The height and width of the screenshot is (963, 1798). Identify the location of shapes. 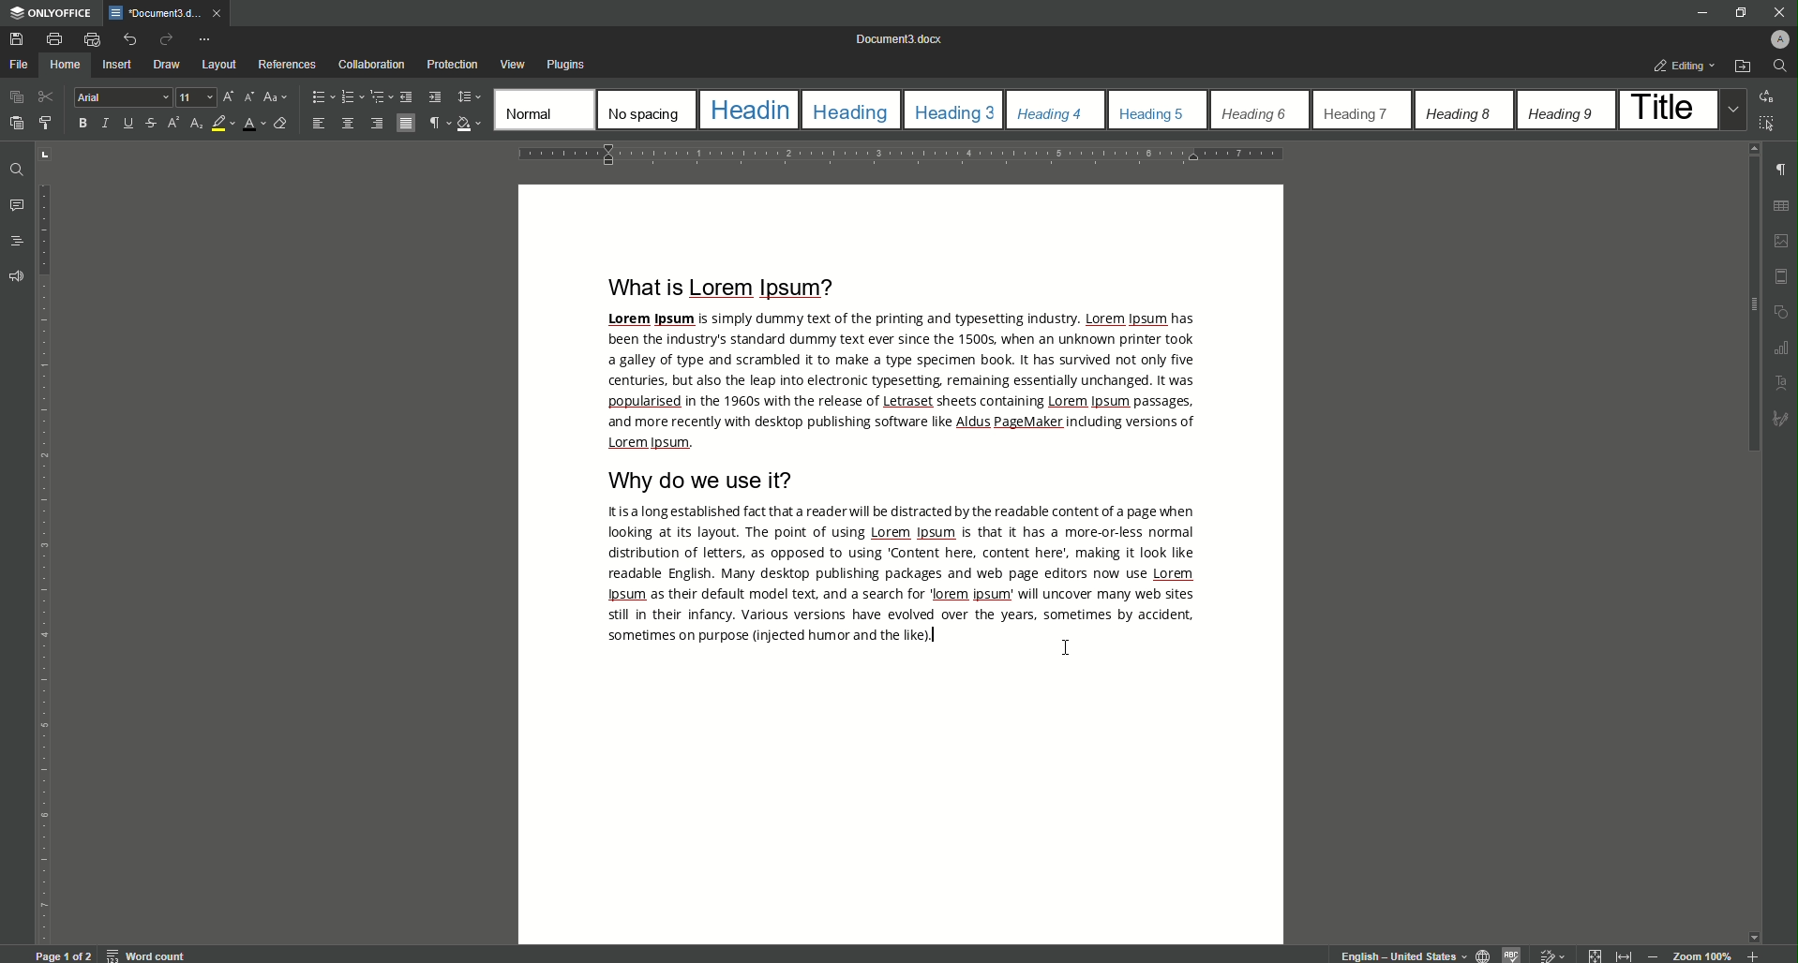
(1782, 309).